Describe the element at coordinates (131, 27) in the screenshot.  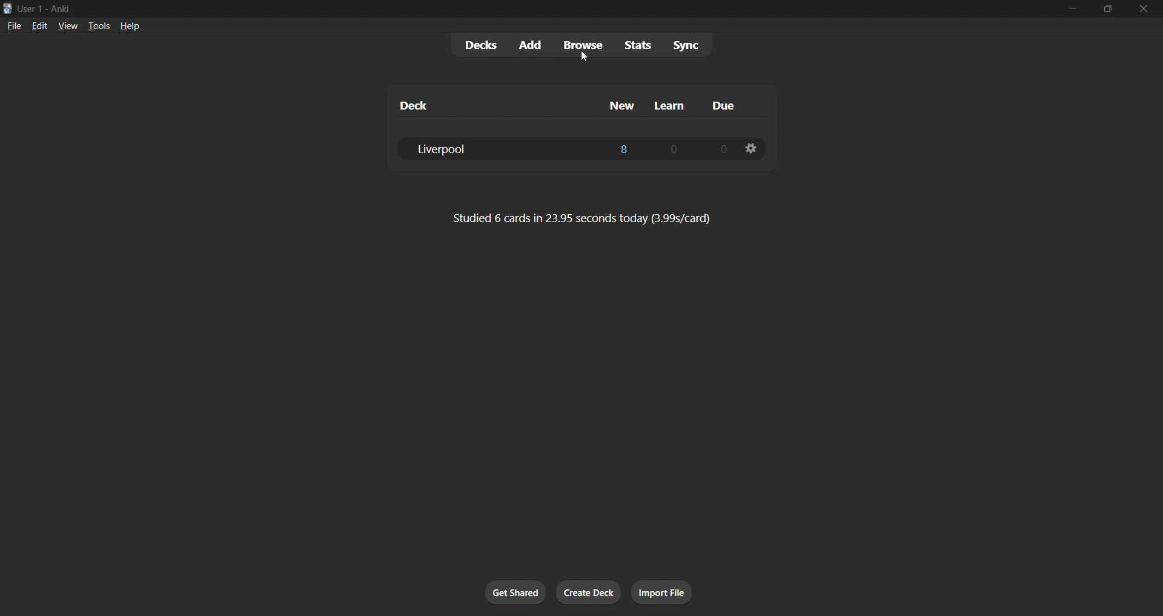
I see `help` at that location.